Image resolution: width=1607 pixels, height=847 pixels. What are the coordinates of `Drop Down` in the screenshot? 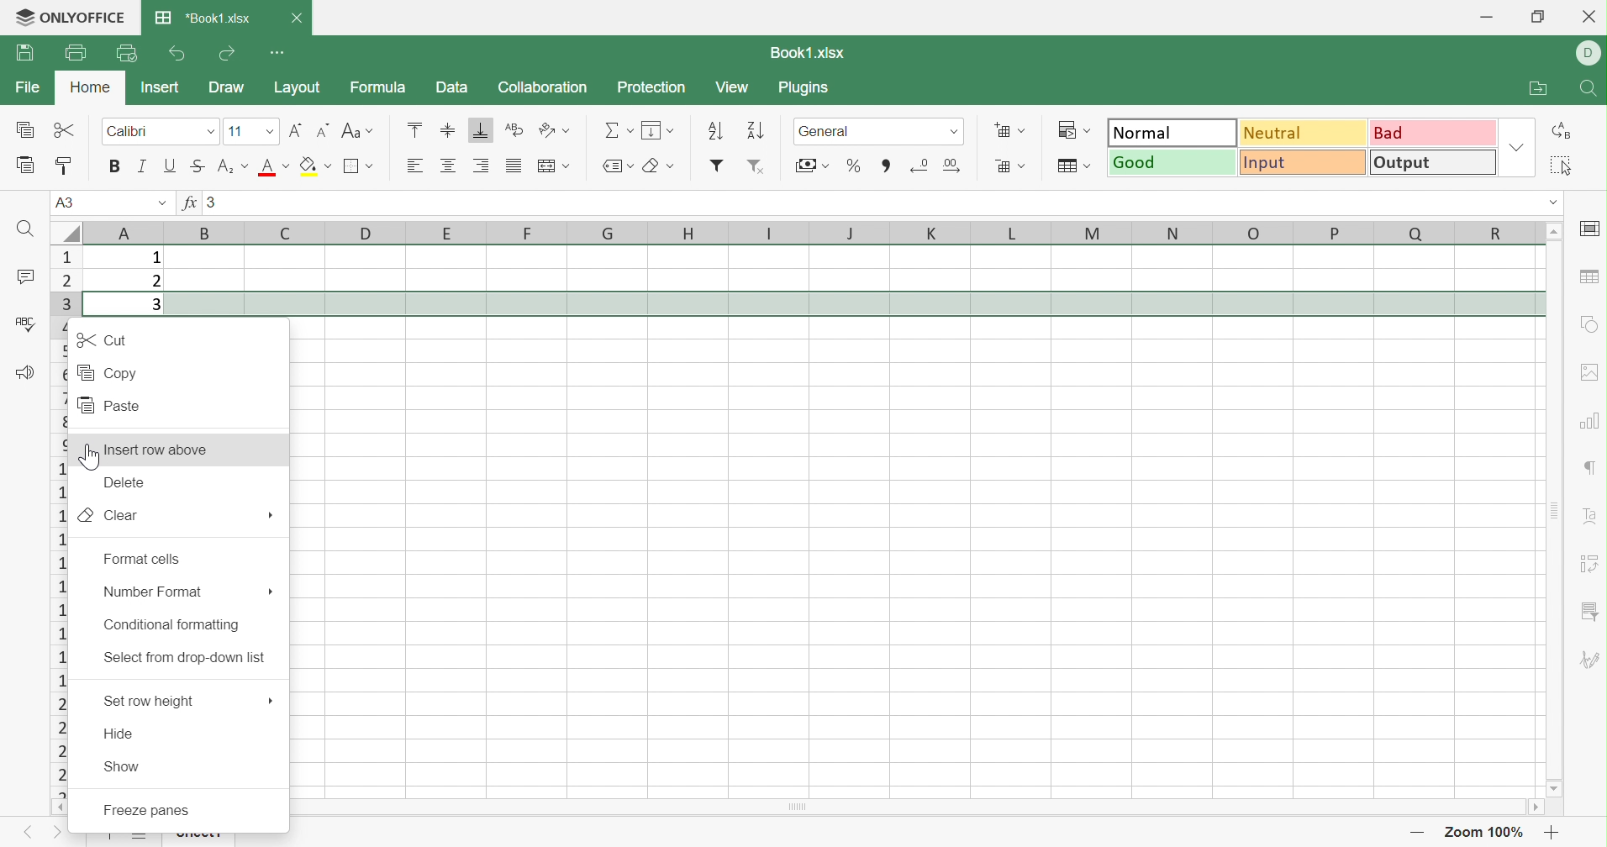 It's located at (371, 166).